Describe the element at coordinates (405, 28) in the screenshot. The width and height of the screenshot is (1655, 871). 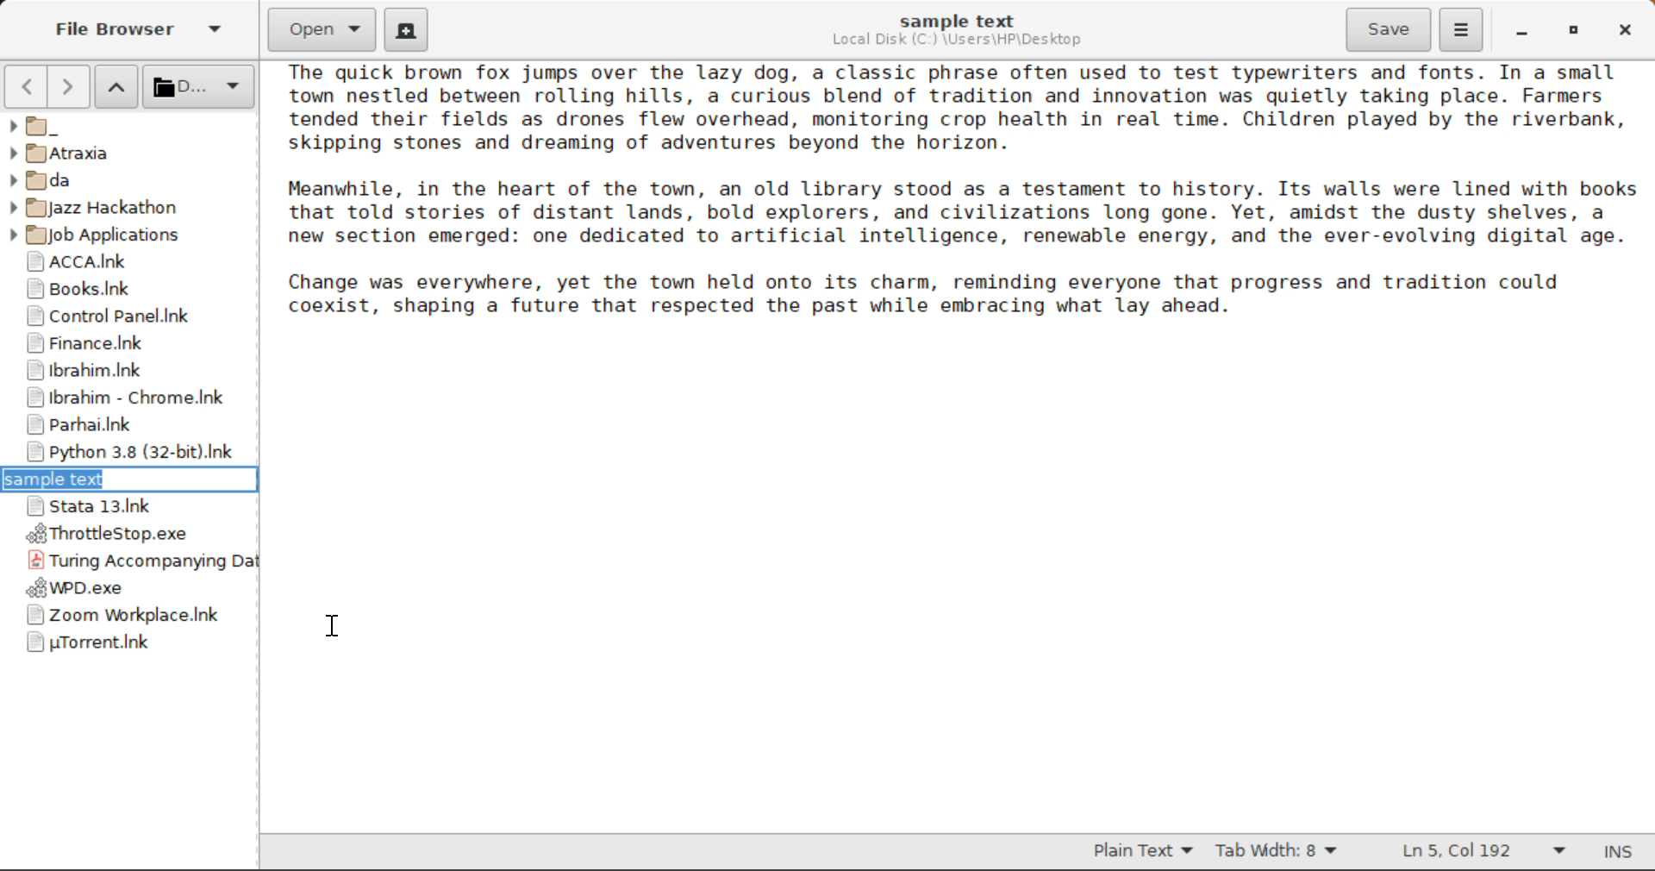
I see `Create New Document` at that location.